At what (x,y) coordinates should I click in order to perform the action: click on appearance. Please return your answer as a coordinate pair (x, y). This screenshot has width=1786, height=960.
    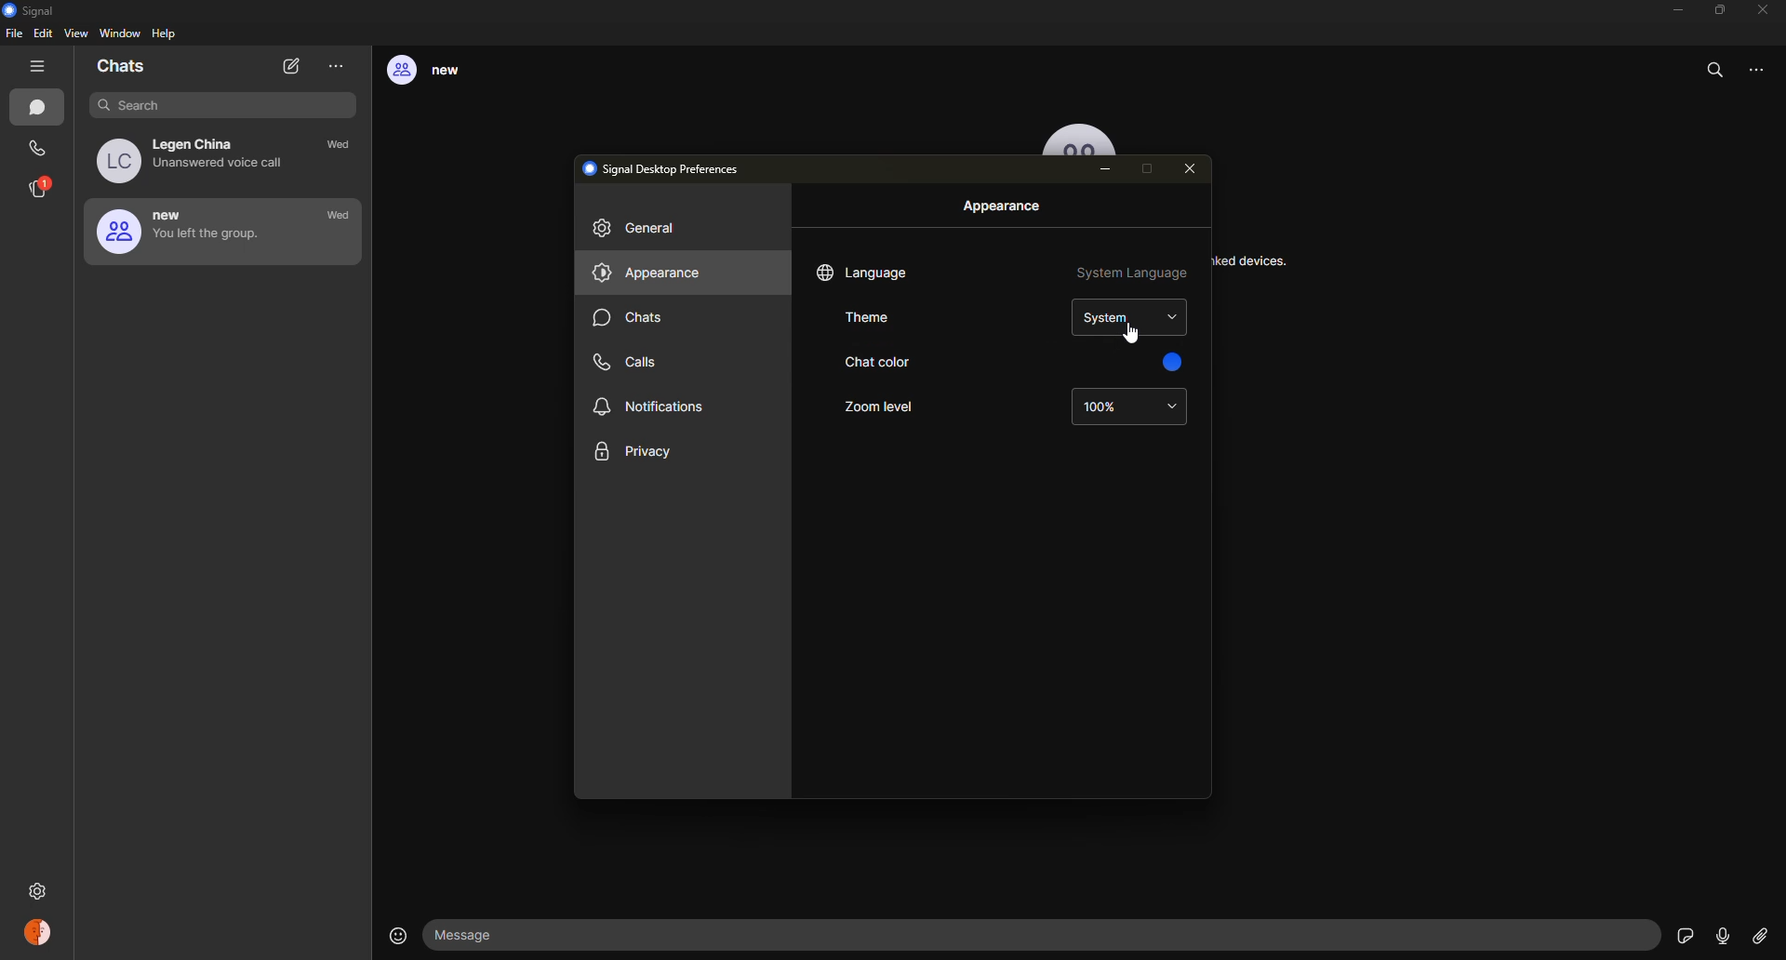
    Looking at the image, I should click on (1005, 207).